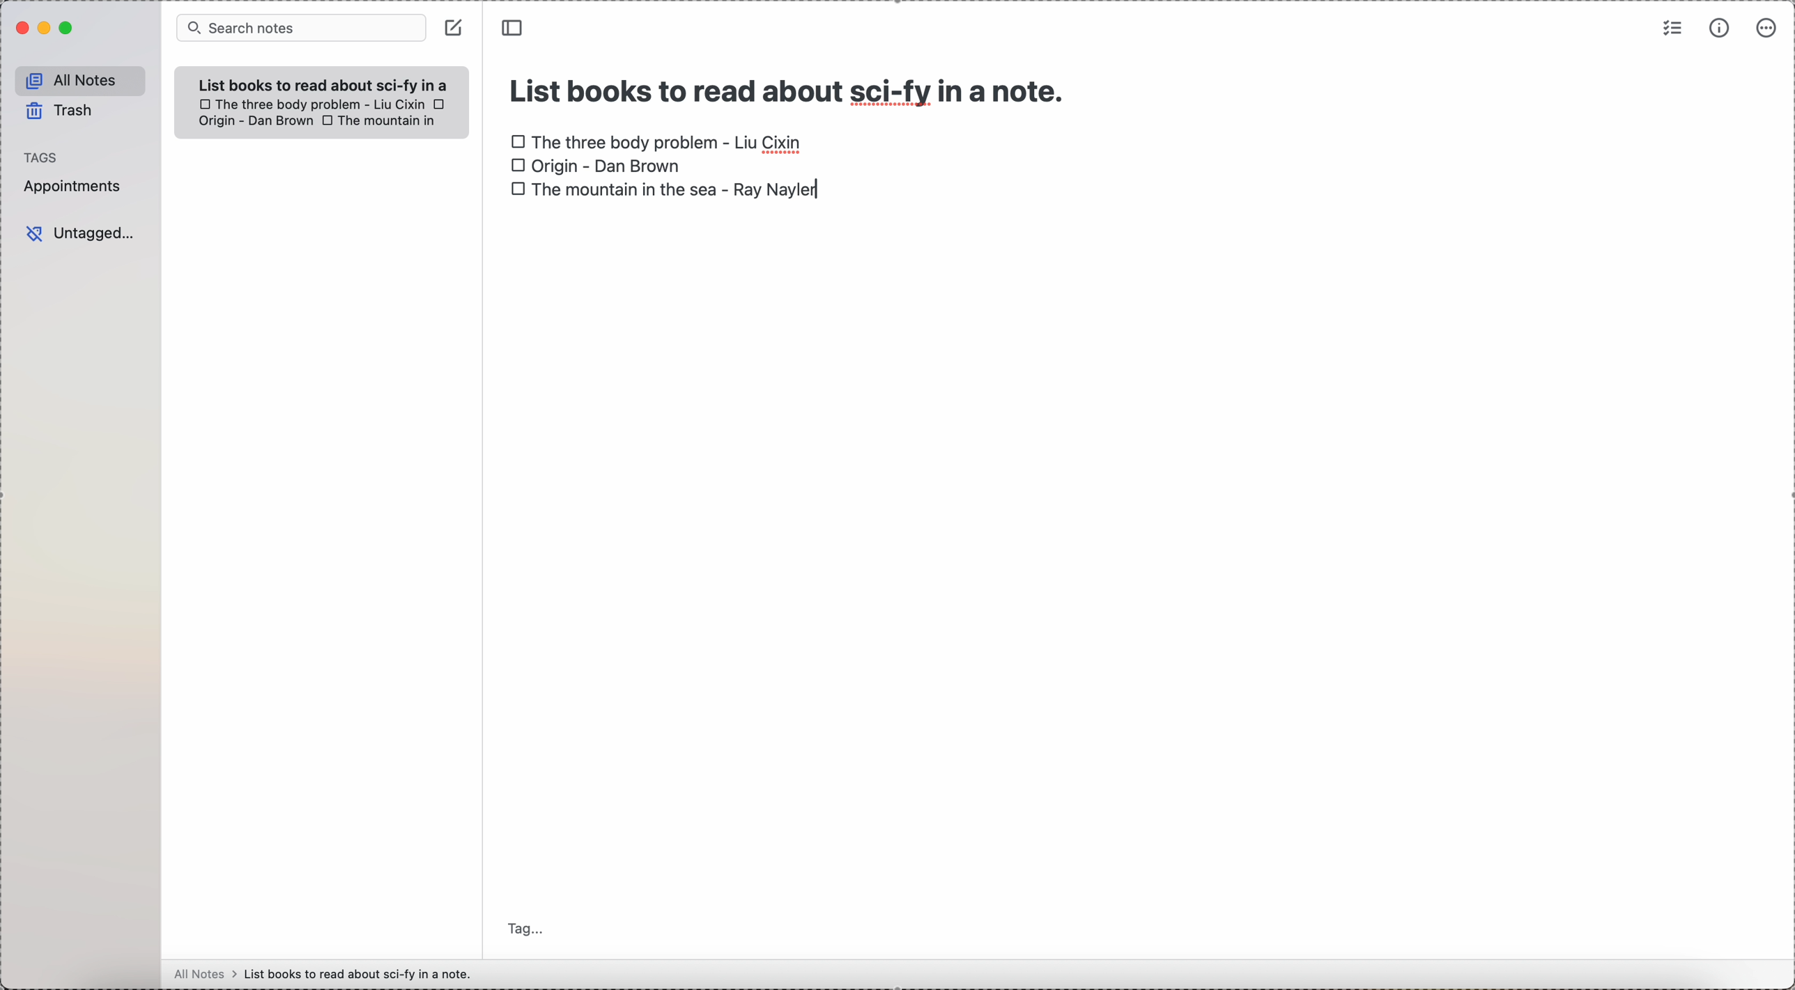 Image resolution: width=1795 pixels, height=990 pixels. Describe the element at coordinates (300, 29) in the screenshot. I see `search bar` at that location.